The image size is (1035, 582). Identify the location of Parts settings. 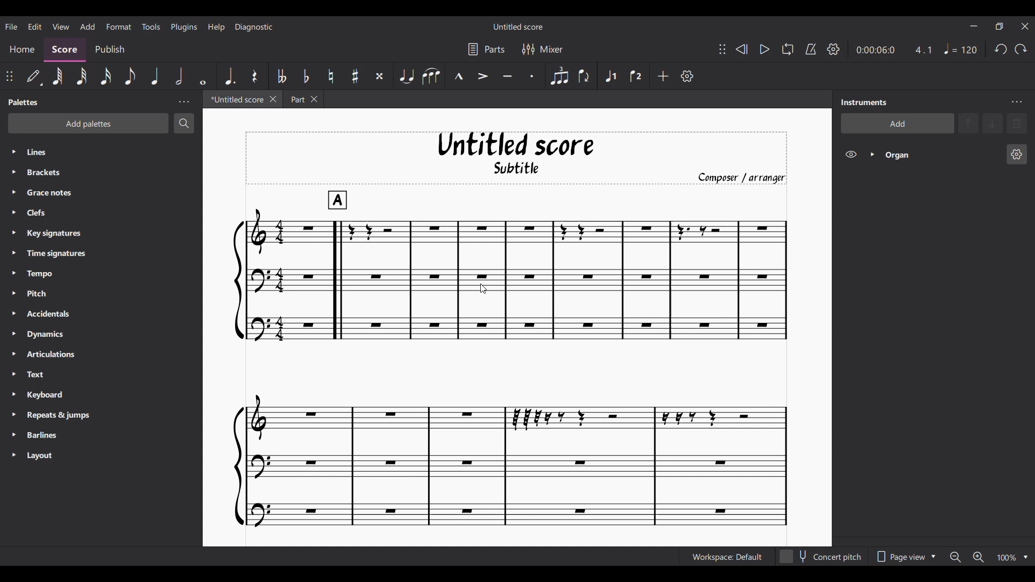
(486, 48).